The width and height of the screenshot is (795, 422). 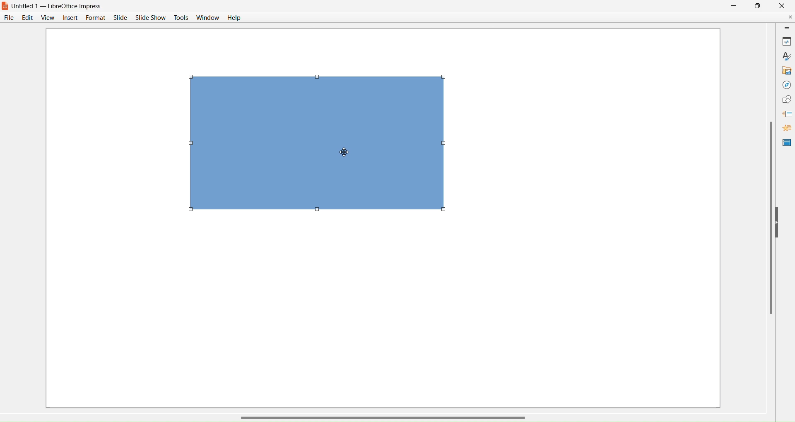 What do you see at coordinates (53, 5) in the screenshot?
I see `s Untitled 1 — LibreOffice Impress` at bounding box center [53, 5].